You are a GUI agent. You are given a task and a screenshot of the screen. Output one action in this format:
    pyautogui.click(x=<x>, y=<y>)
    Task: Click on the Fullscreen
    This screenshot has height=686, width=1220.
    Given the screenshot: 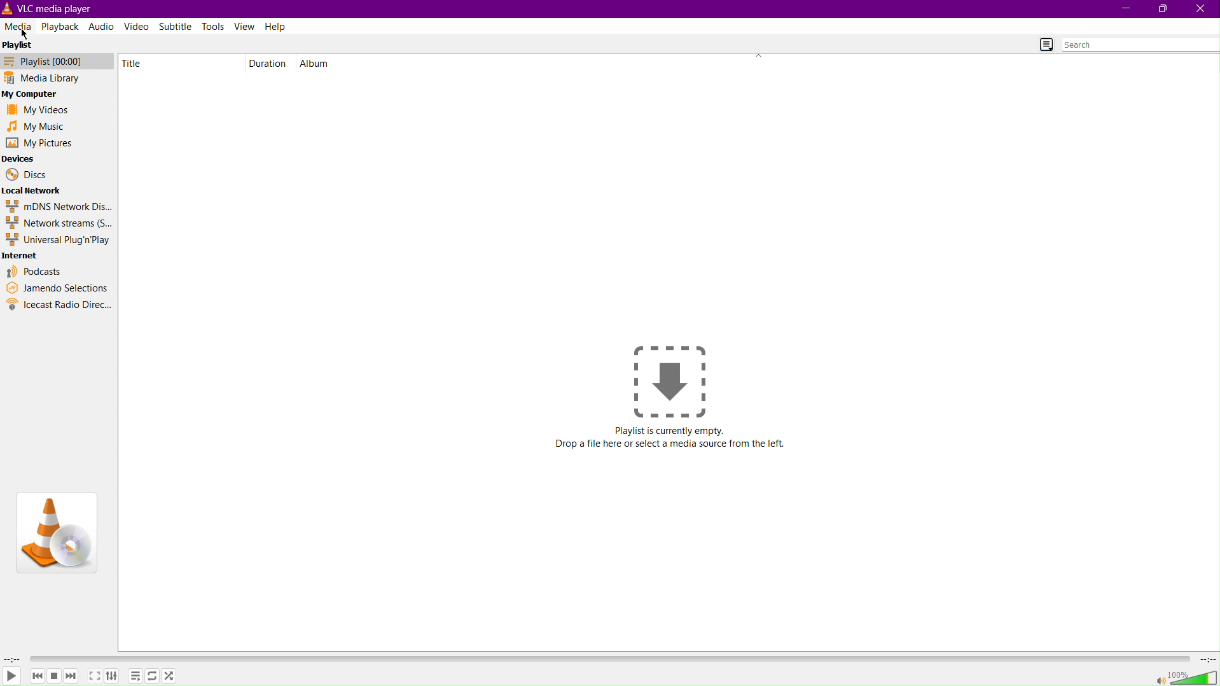 What is the action you would take?
    pyautogui.click(x=95, y=676)
    